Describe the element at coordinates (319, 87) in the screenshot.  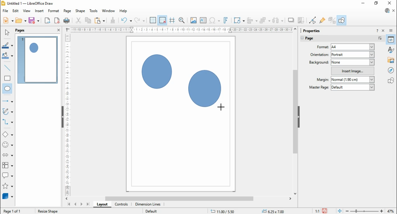
I see `master page` at that location.